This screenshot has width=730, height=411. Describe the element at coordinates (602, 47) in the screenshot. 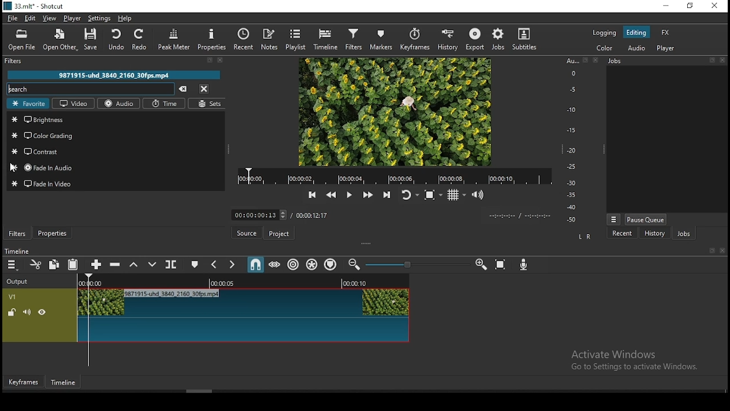

I see `color` at that location.